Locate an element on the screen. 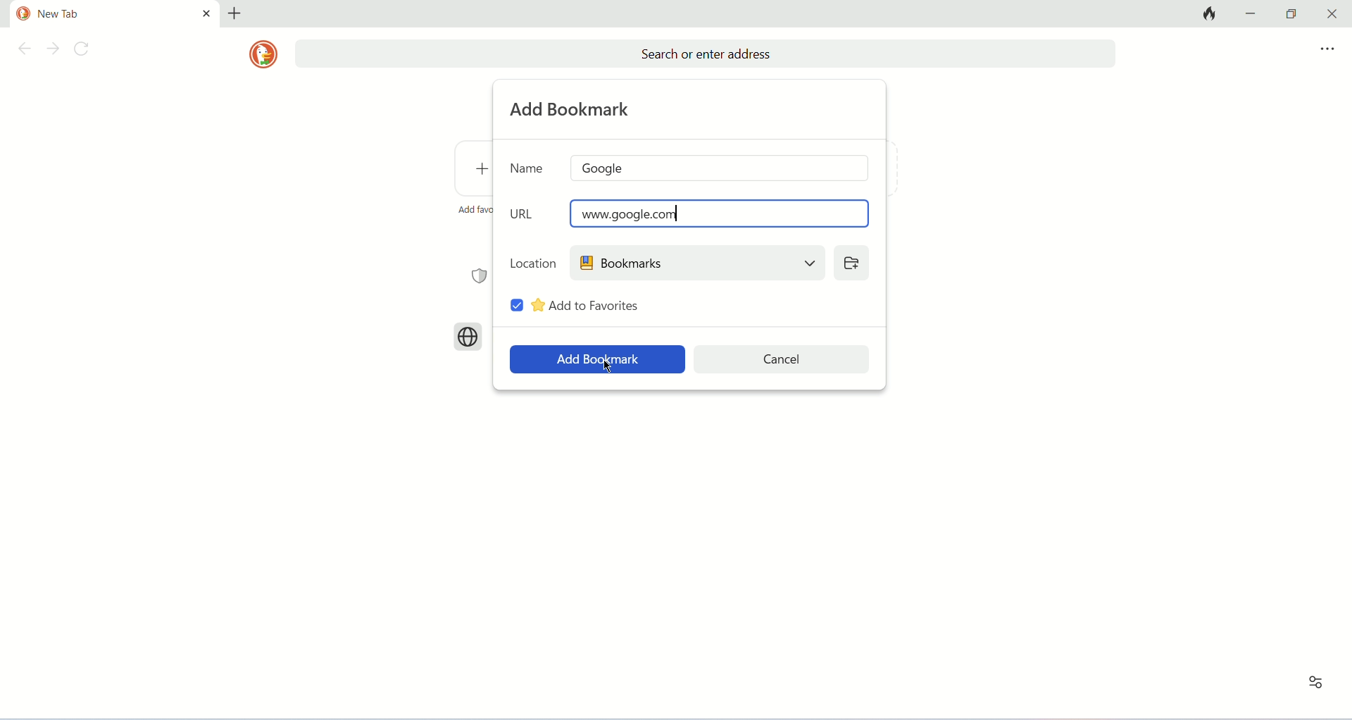 Image resolution: width=1352 pixels, height=720 pixels. close is located at coordinates (1329, 14).